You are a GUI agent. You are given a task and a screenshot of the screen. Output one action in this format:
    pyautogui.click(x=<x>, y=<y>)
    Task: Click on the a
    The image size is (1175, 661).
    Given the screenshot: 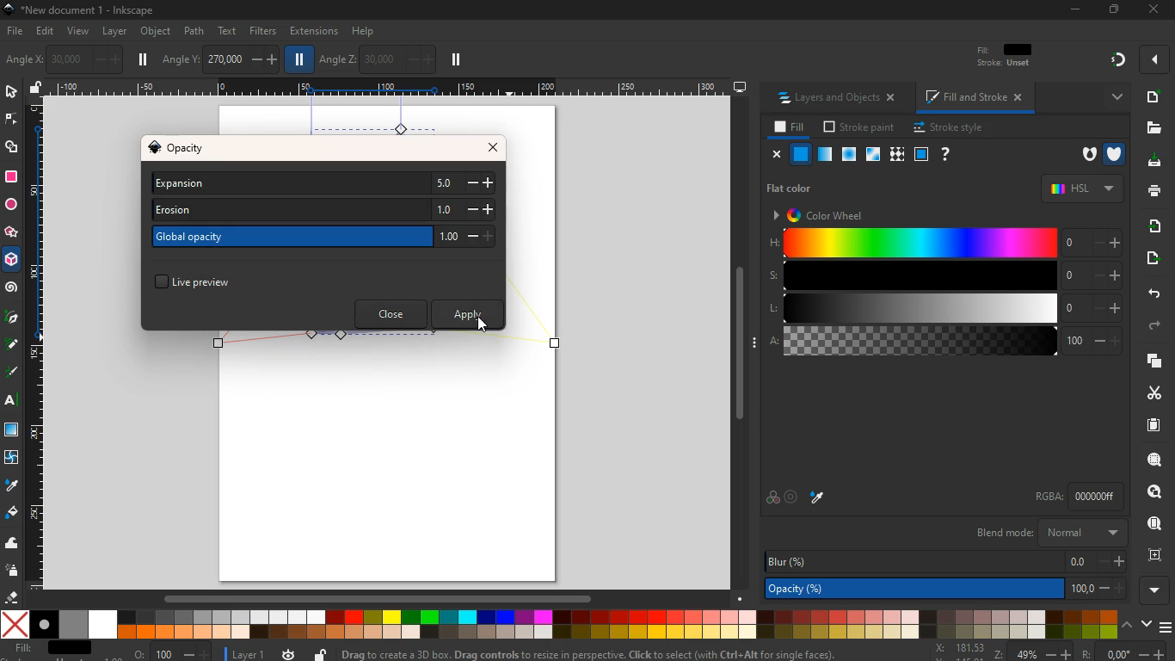 What is the action you would take?
    pyautogui.click(x=944, y=343)
    